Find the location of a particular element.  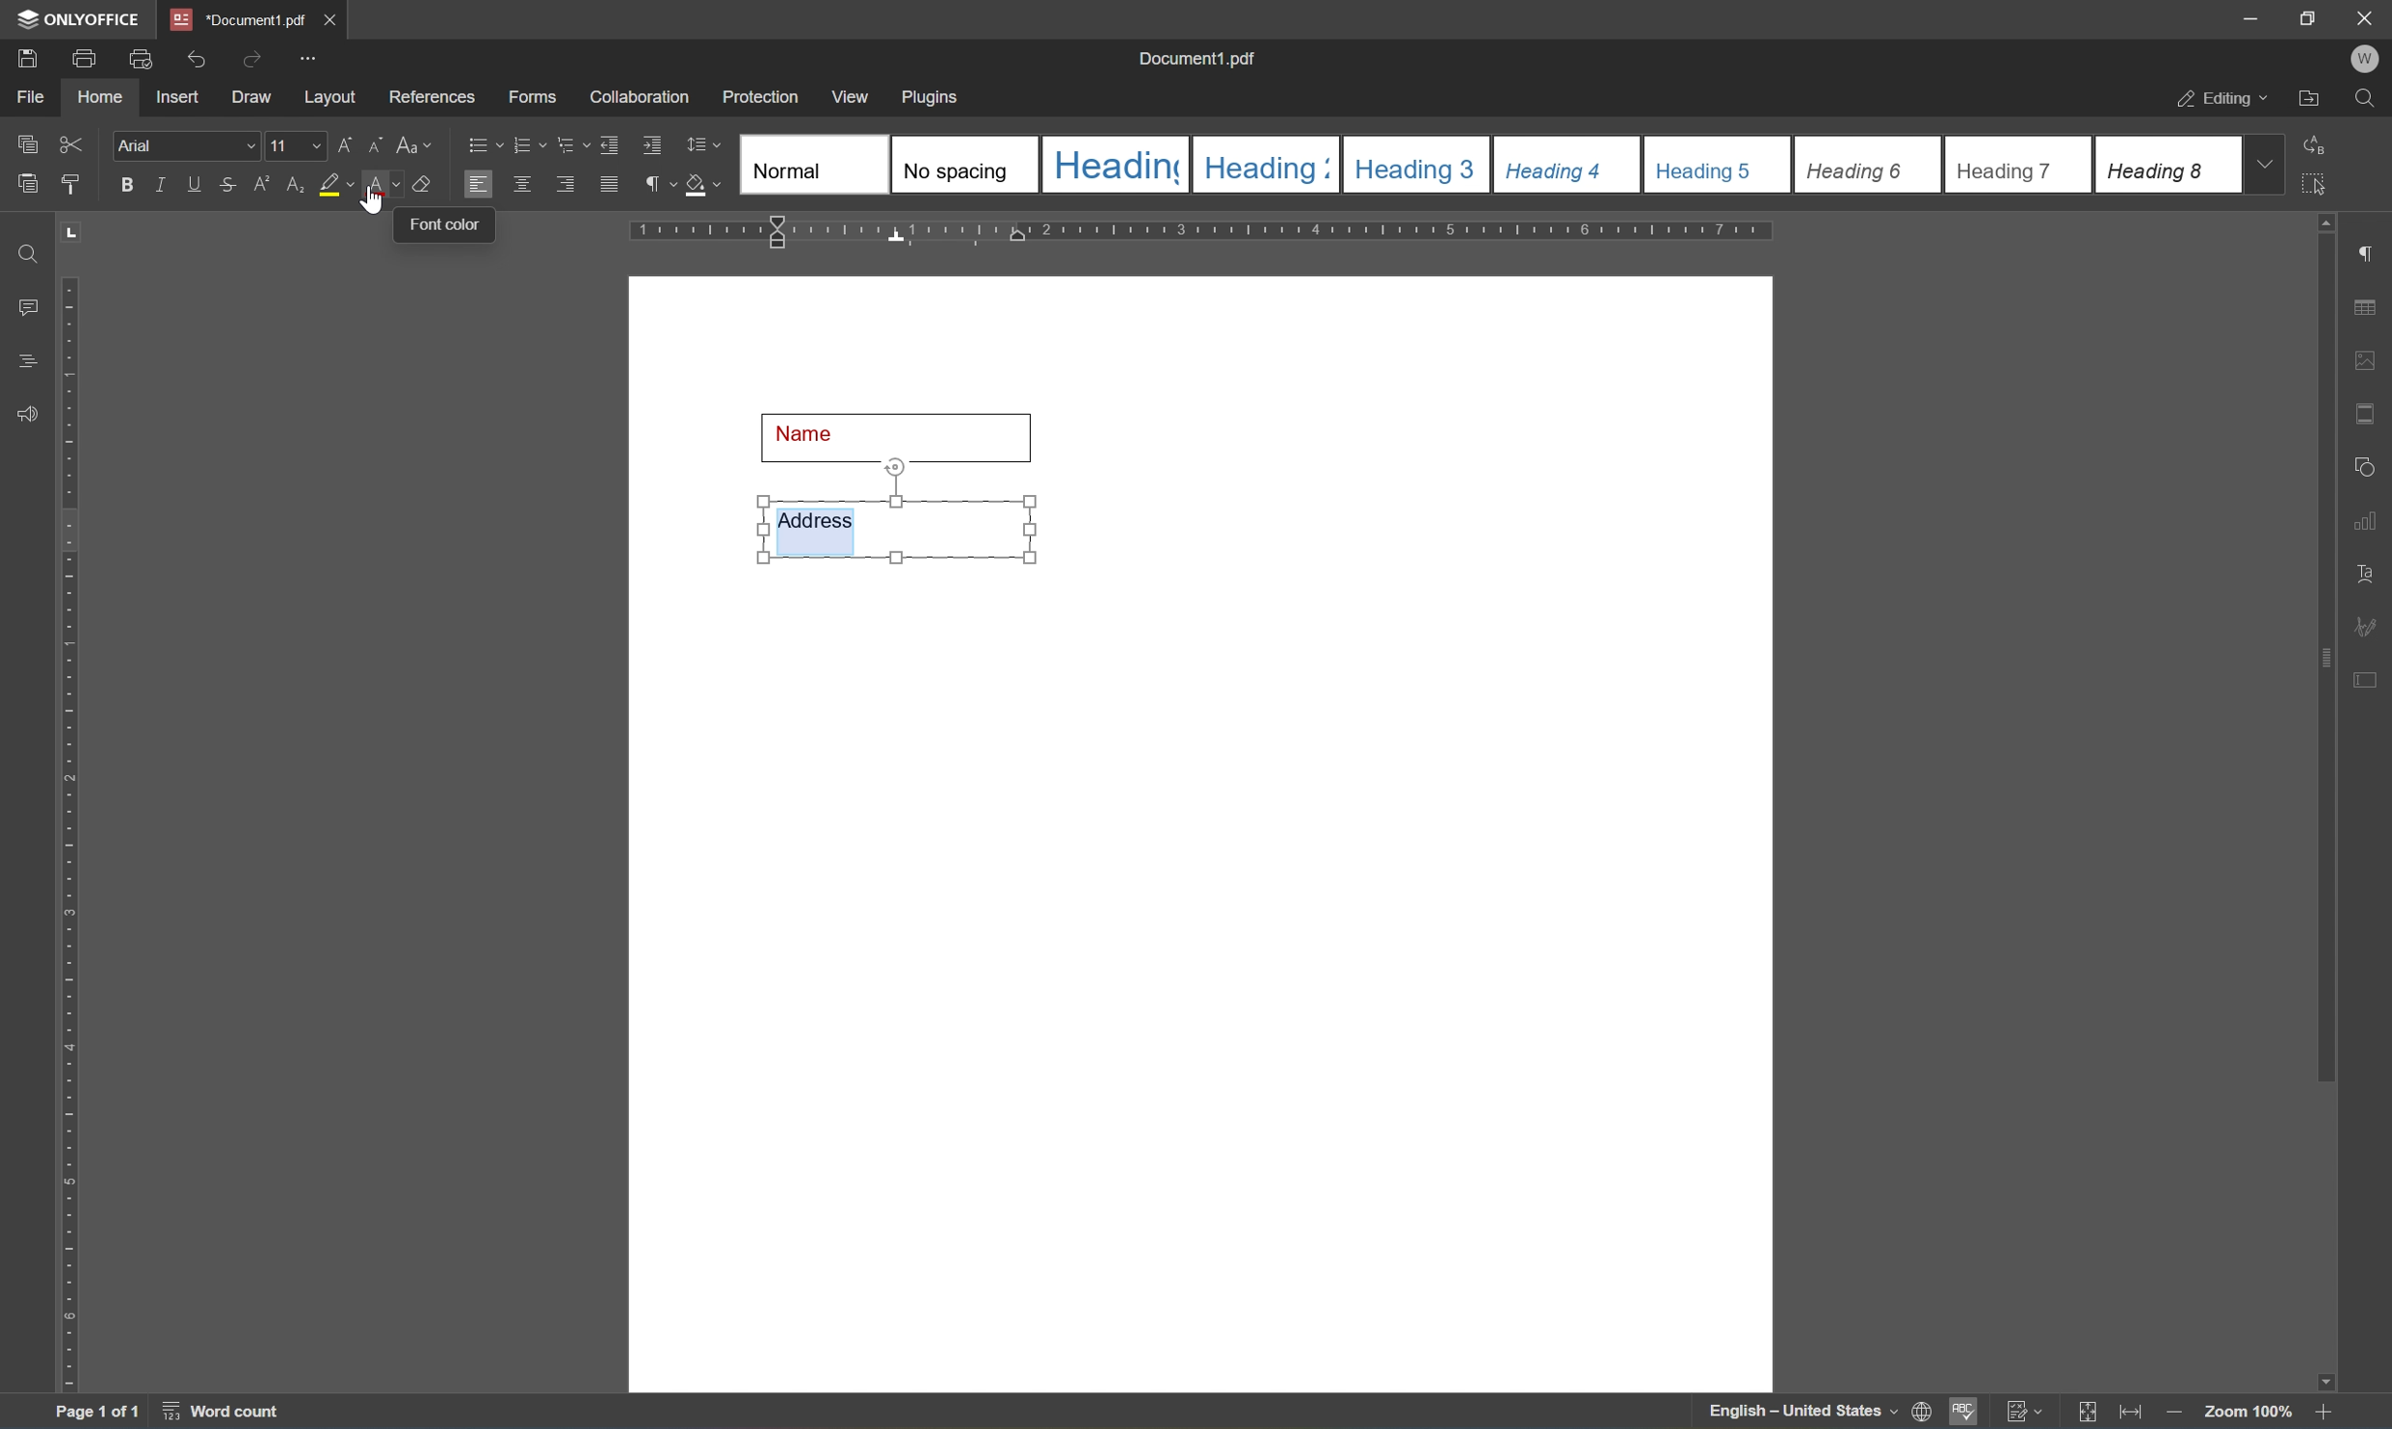

highlight color is located at coordinates (335, 185).